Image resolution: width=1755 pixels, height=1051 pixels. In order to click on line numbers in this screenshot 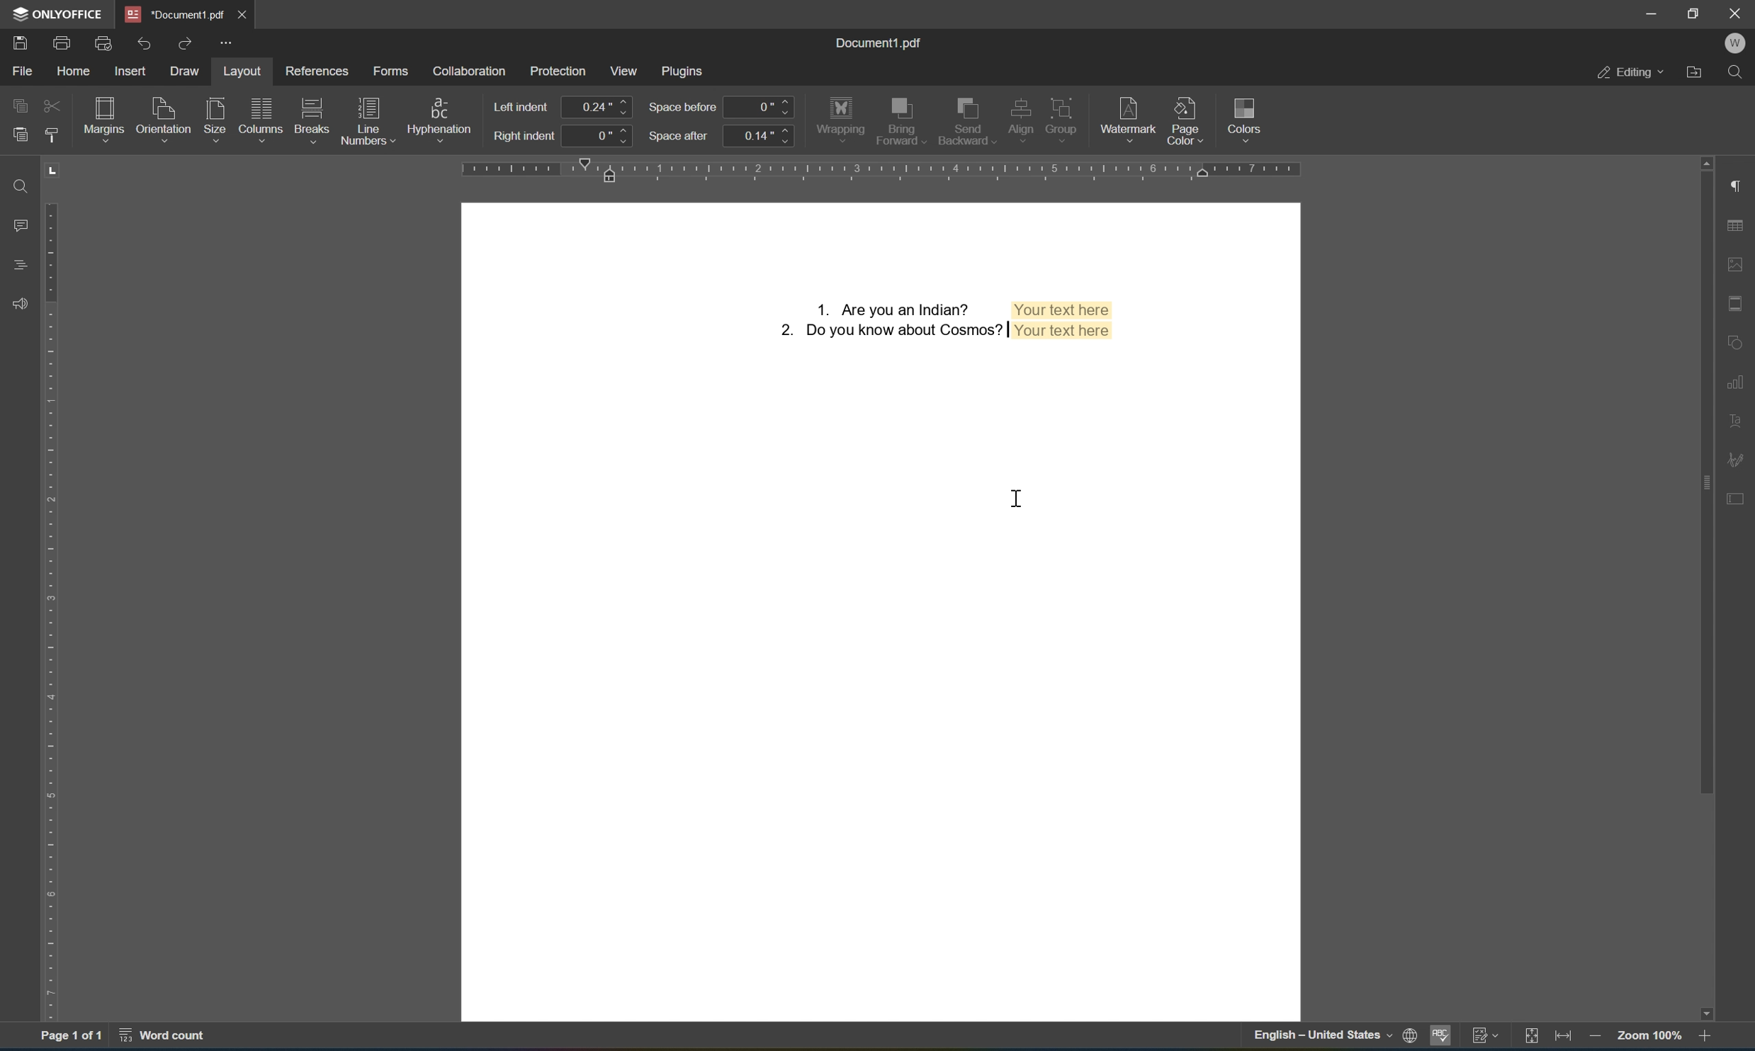, I will do `click(366, 120)`.